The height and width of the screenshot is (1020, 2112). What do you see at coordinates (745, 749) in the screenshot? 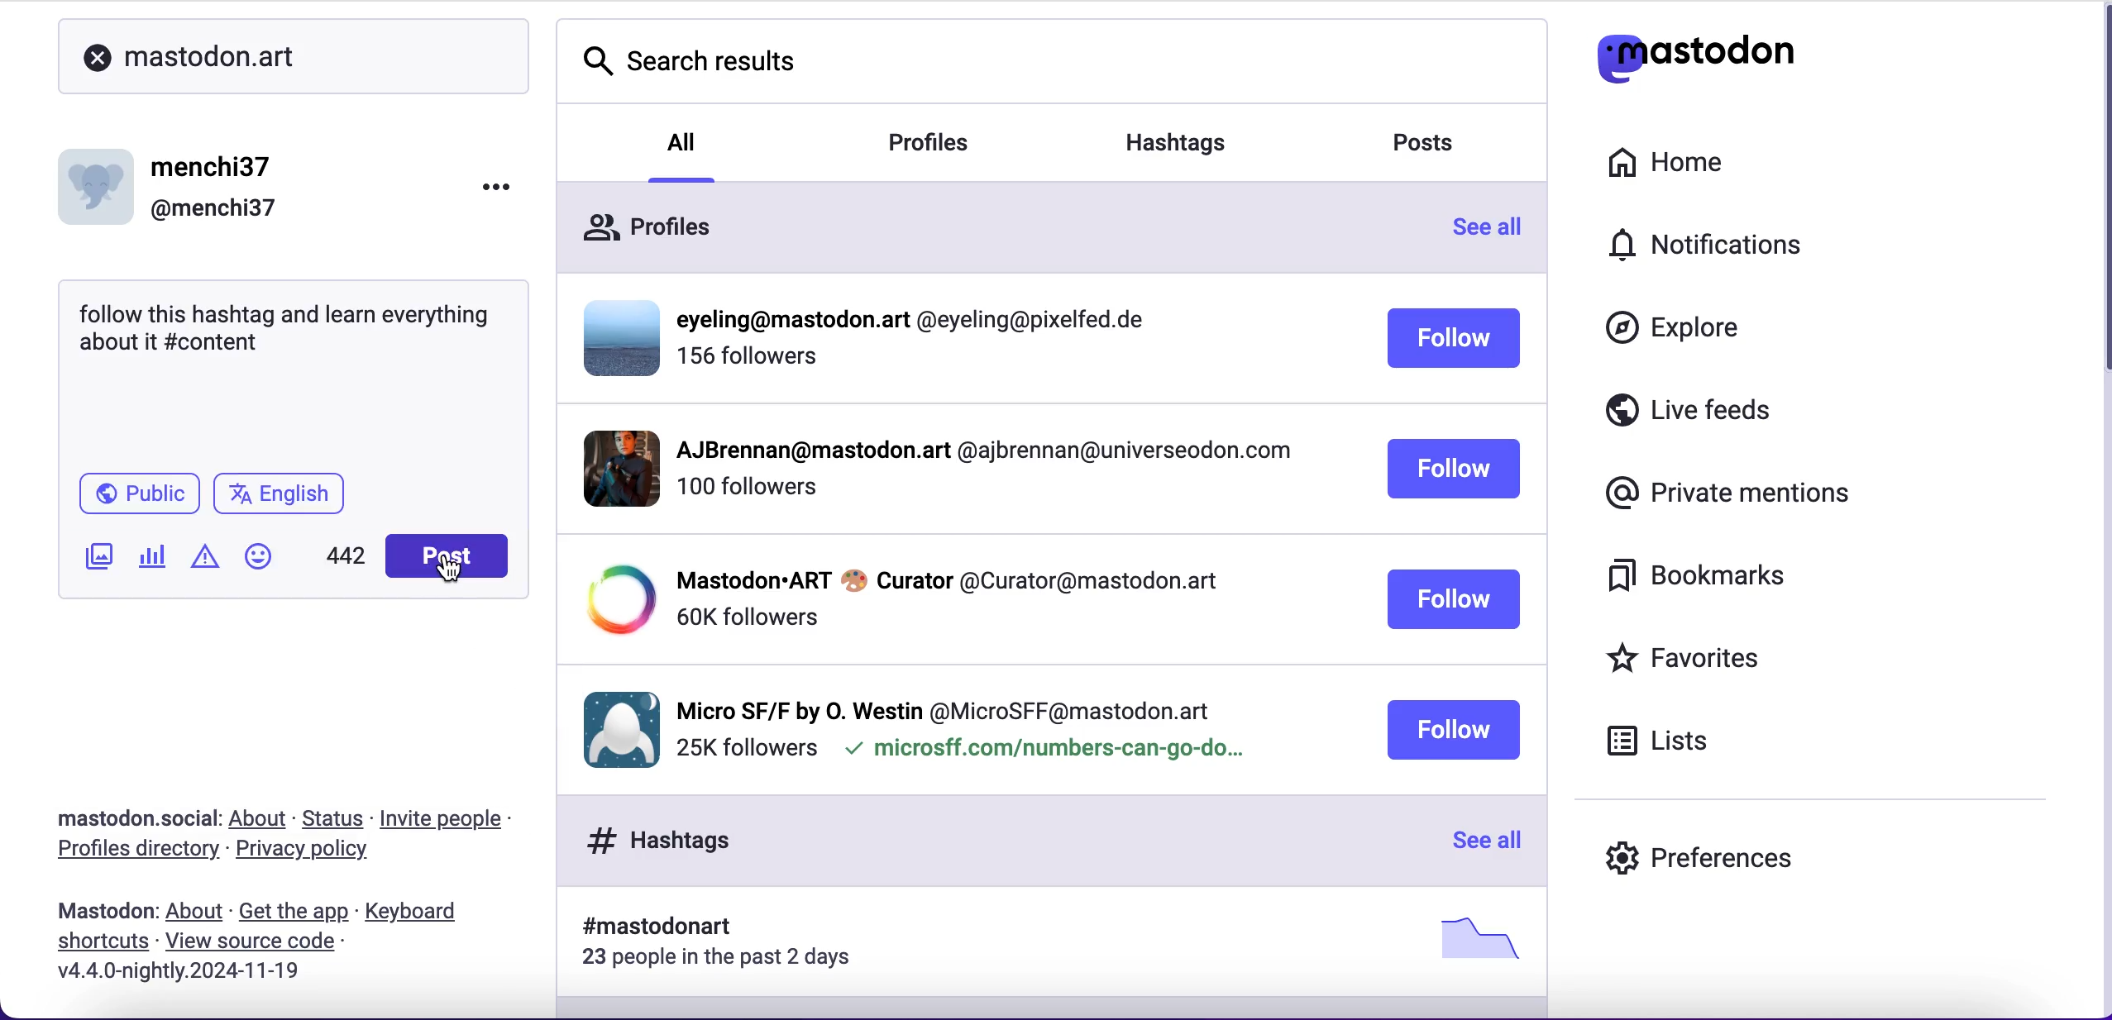
I see `followers` at bounding box center [745, 749].